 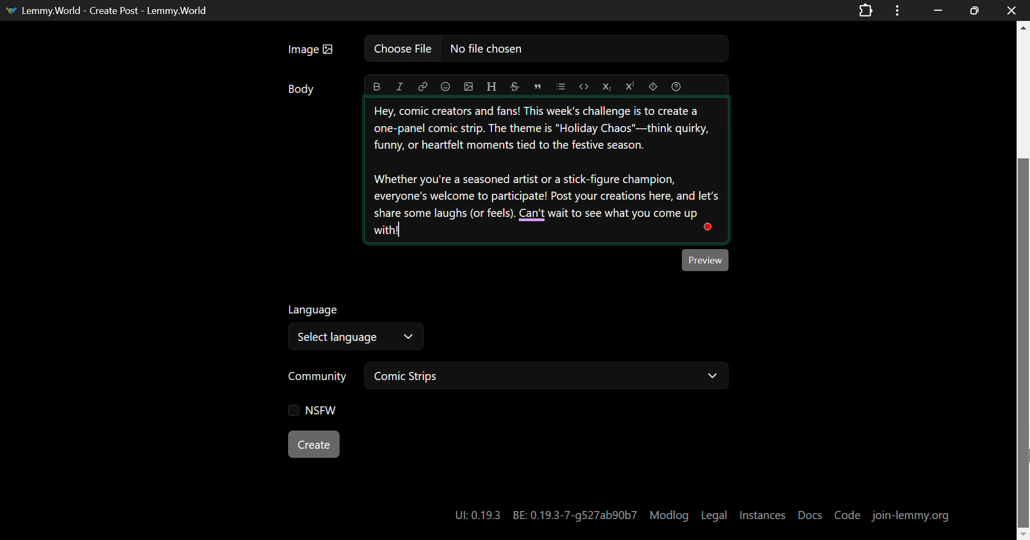 What do you see at coordinates (545, 515) in the screenshot?
I see `UI:0.19.3 BE:0.19.3-7-g527ab90b7` at bounding box center [545, 515].